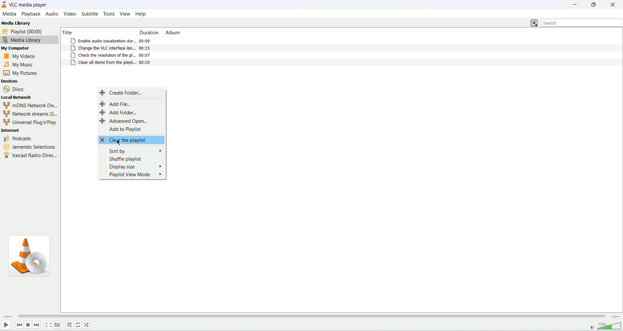  What do you see at coordinates (135, 176) in the screenshot?
I see `playlist view` at bounding box center [135, 176].